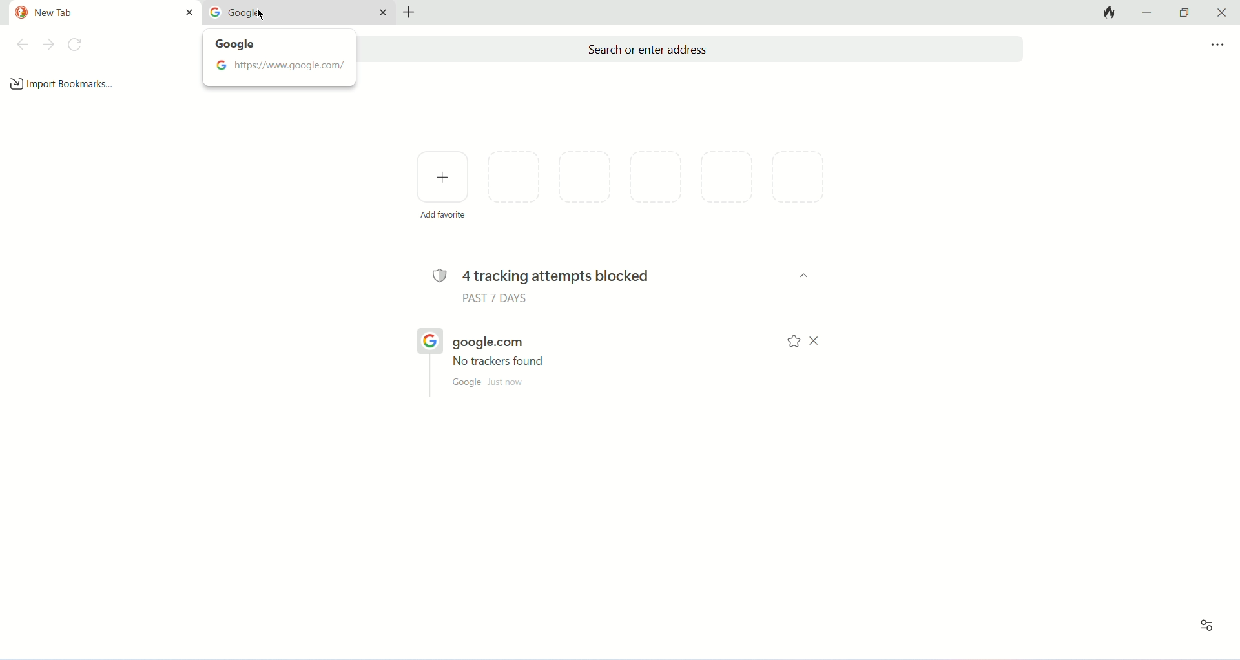 This screenshot has width=1240, height=660. Describe the element at coordinates (665, 184) in the screenshot. I see `favorite` at that location.